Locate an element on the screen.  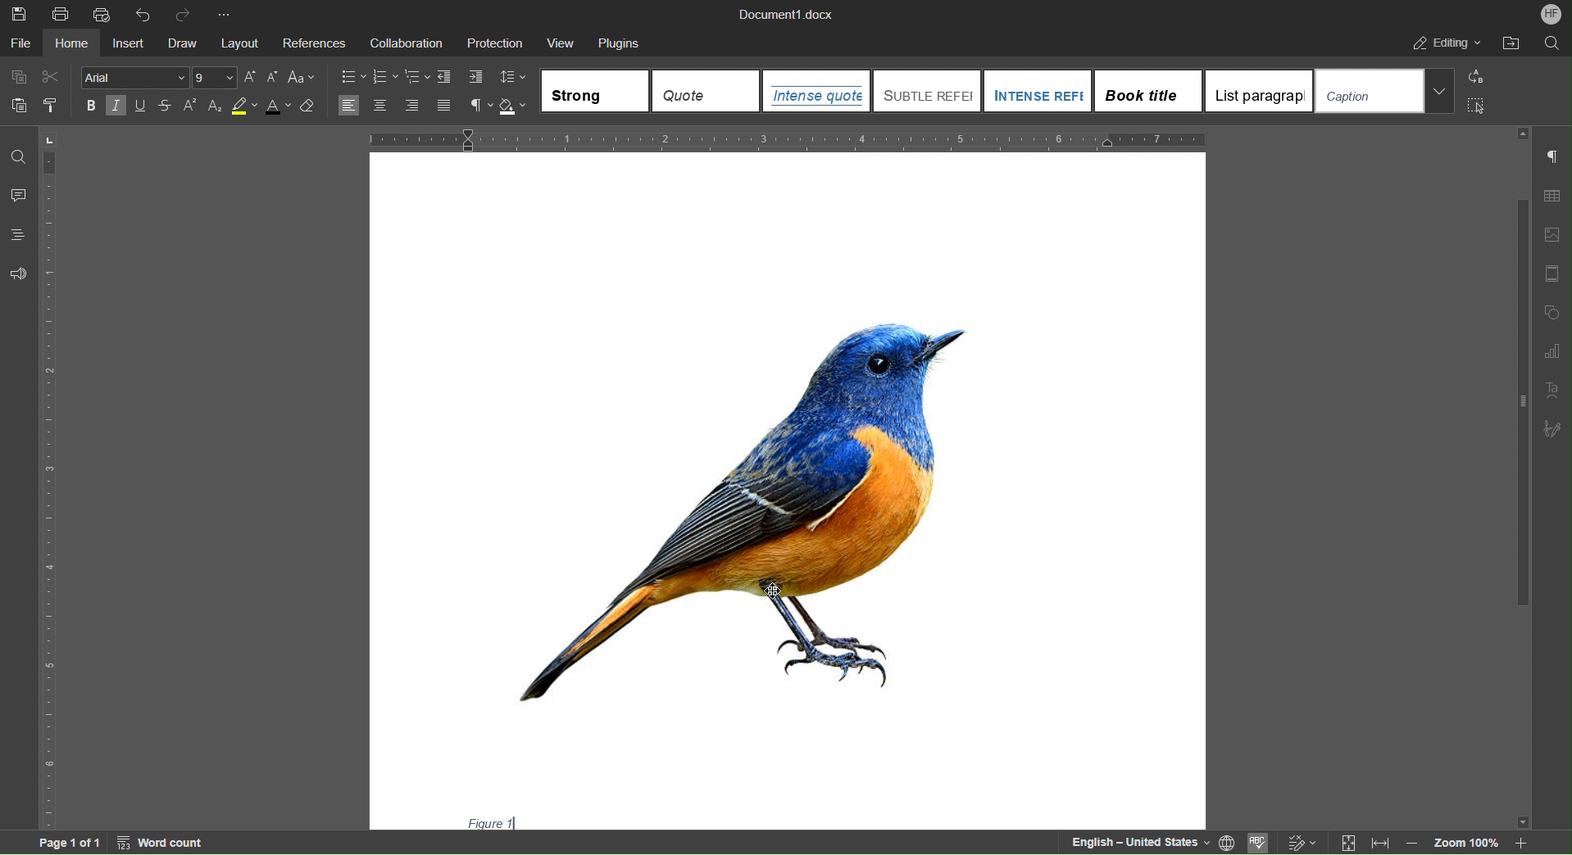
Collaboration is located at coordinates (406, 45).